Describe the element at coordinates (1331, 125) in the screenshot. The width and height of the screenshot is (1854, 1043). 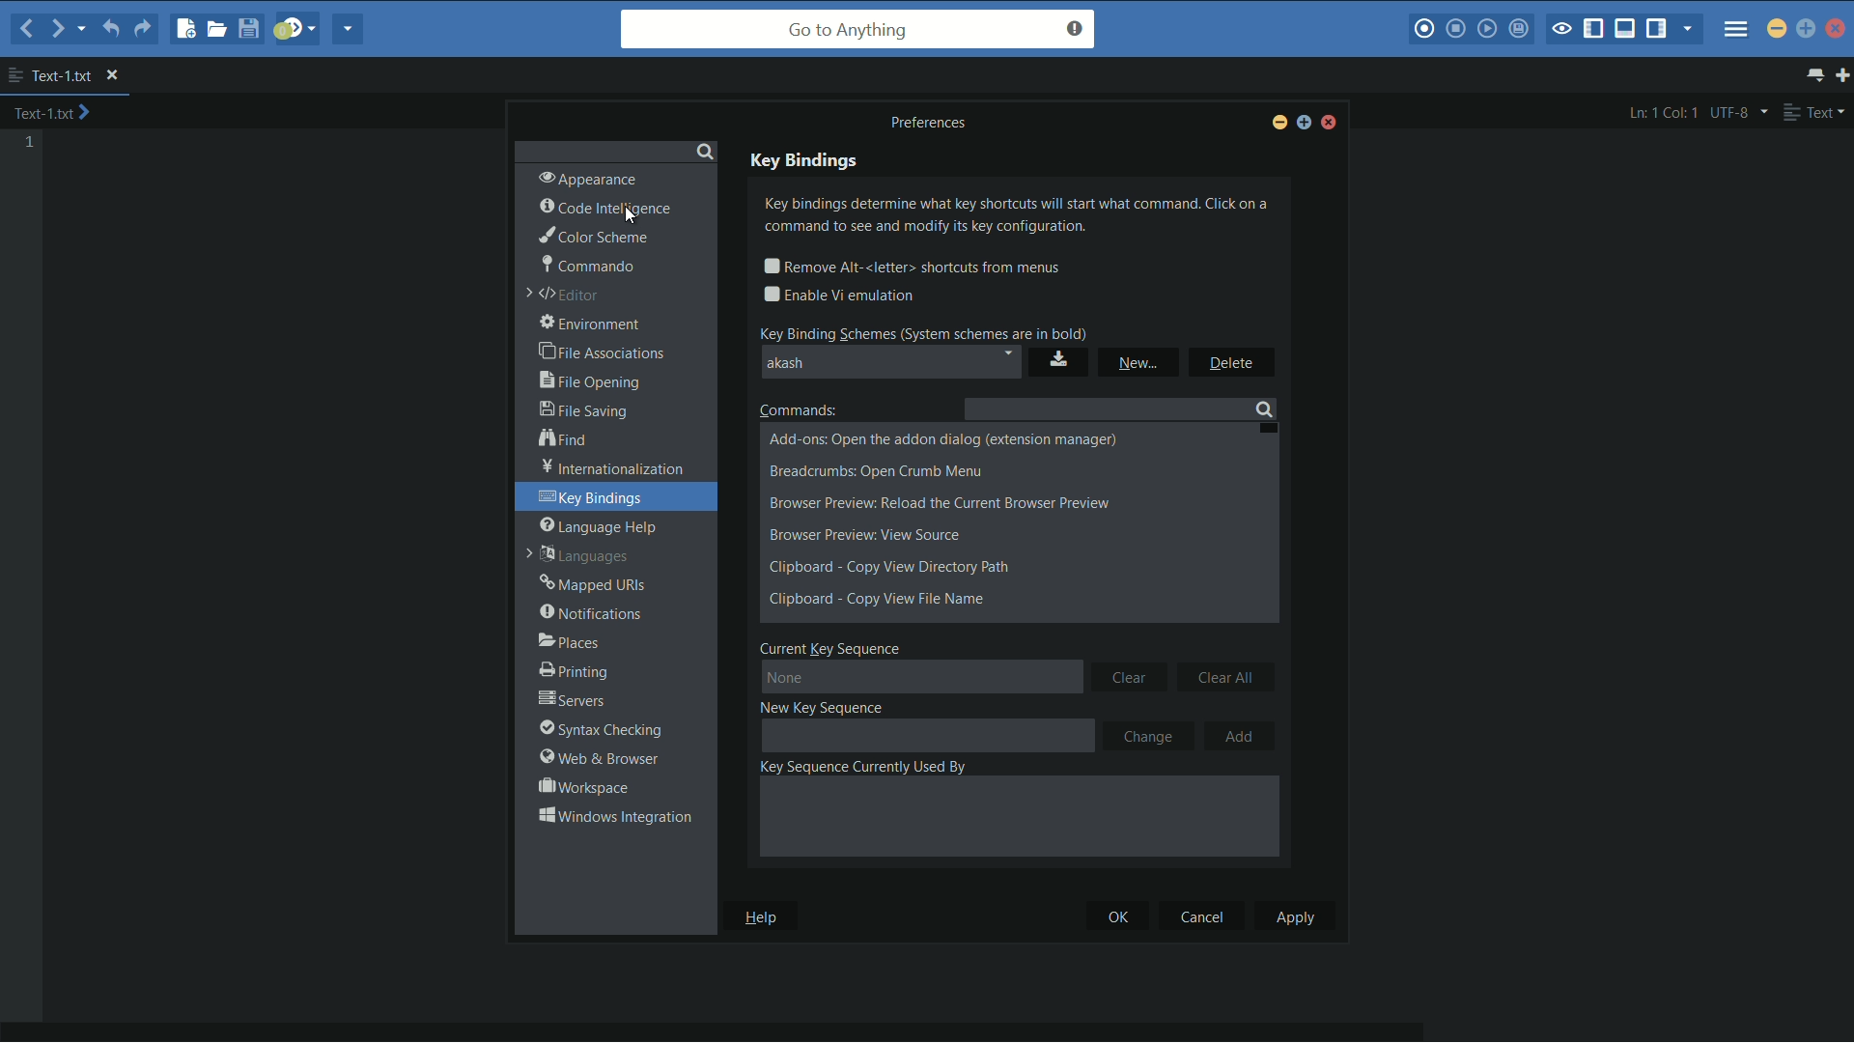
I see `close window` at that location.